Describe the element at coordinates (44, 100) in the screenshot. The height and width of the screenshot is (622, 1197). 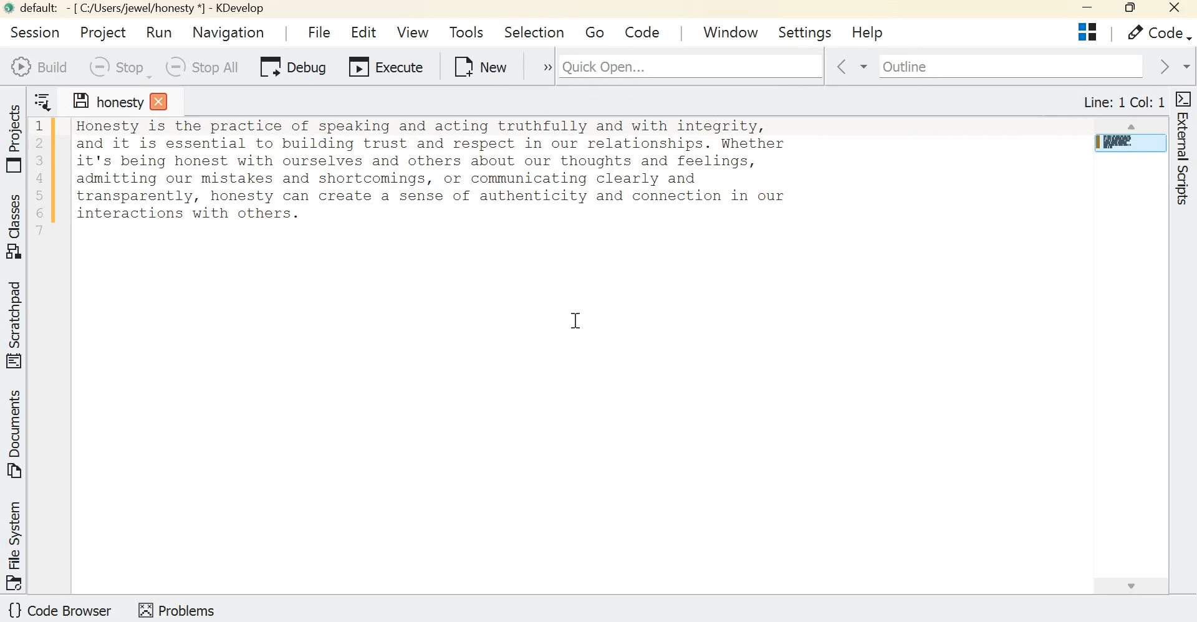
I see `Show sorted list of open documents` at that location.